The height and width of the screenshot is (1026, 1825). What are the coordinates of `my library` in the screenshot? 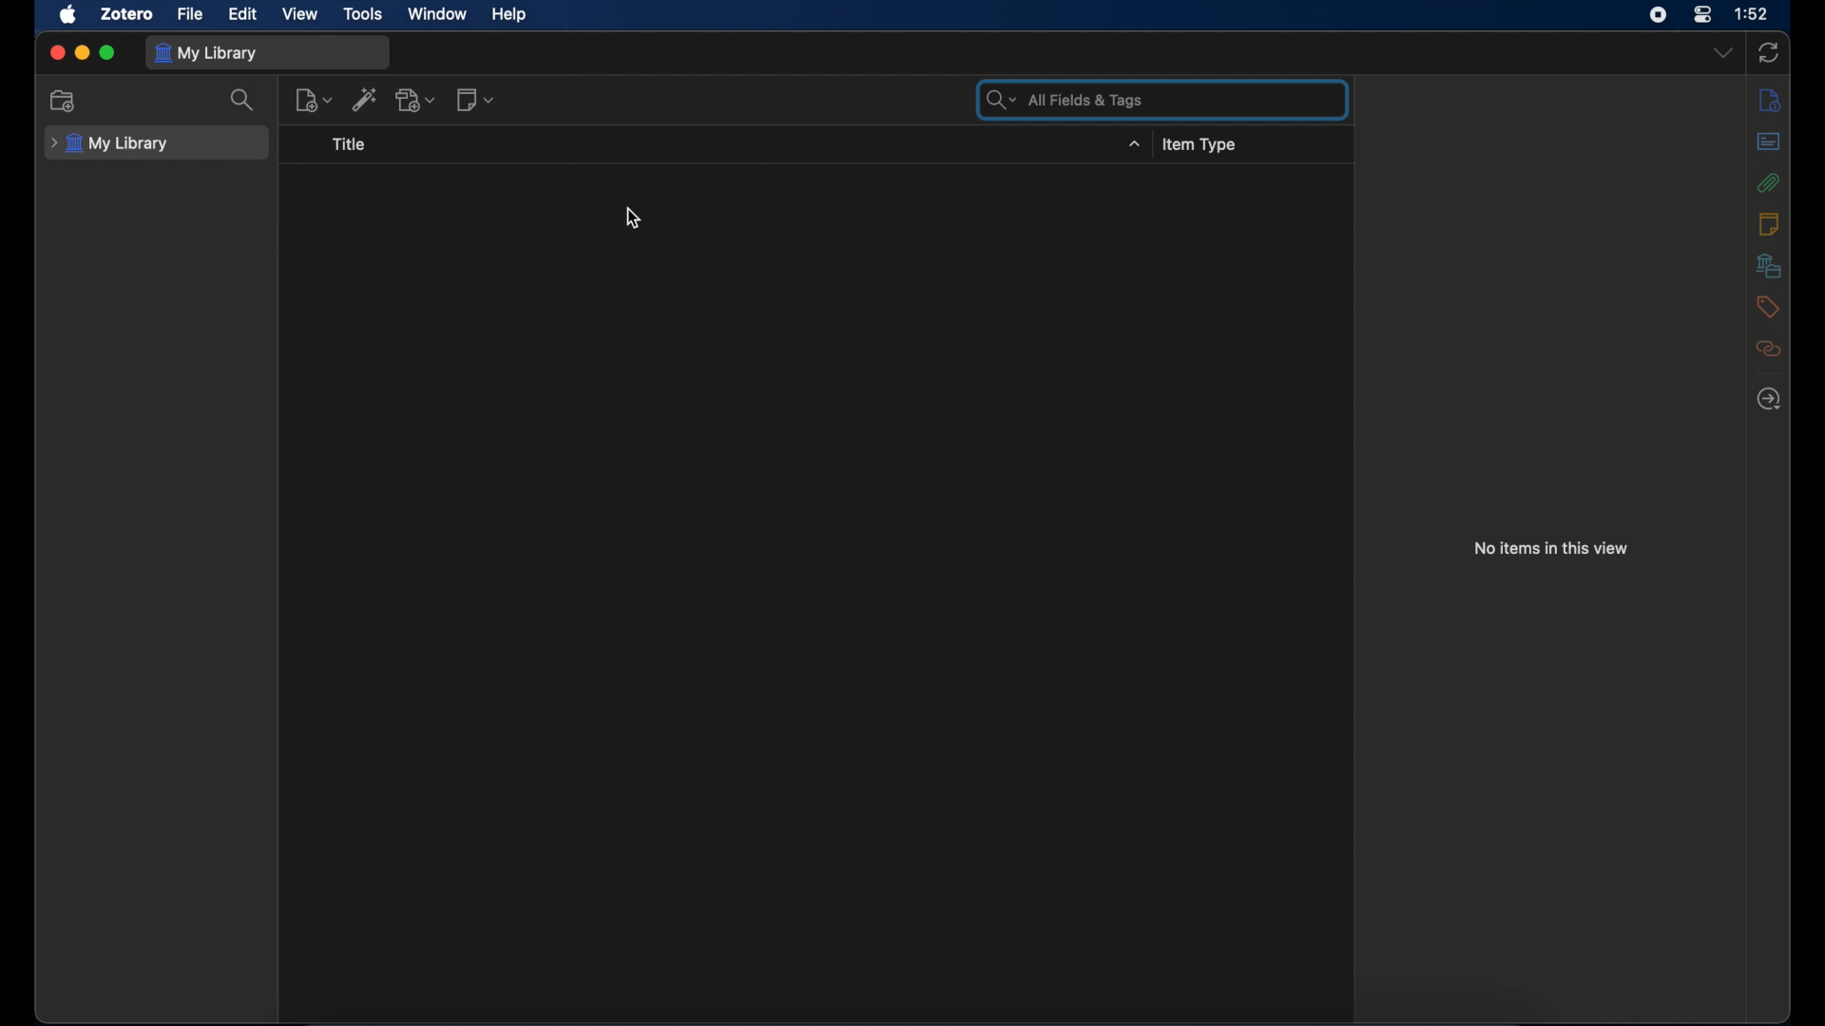 It's located at (109, 143).